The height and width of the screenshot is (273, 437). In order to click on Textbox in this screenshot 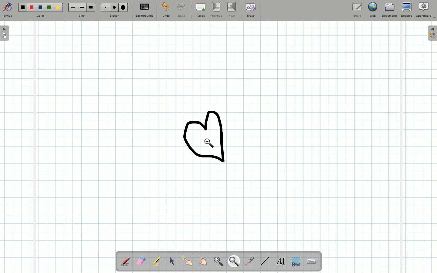, I will do `click(280, 261)`.